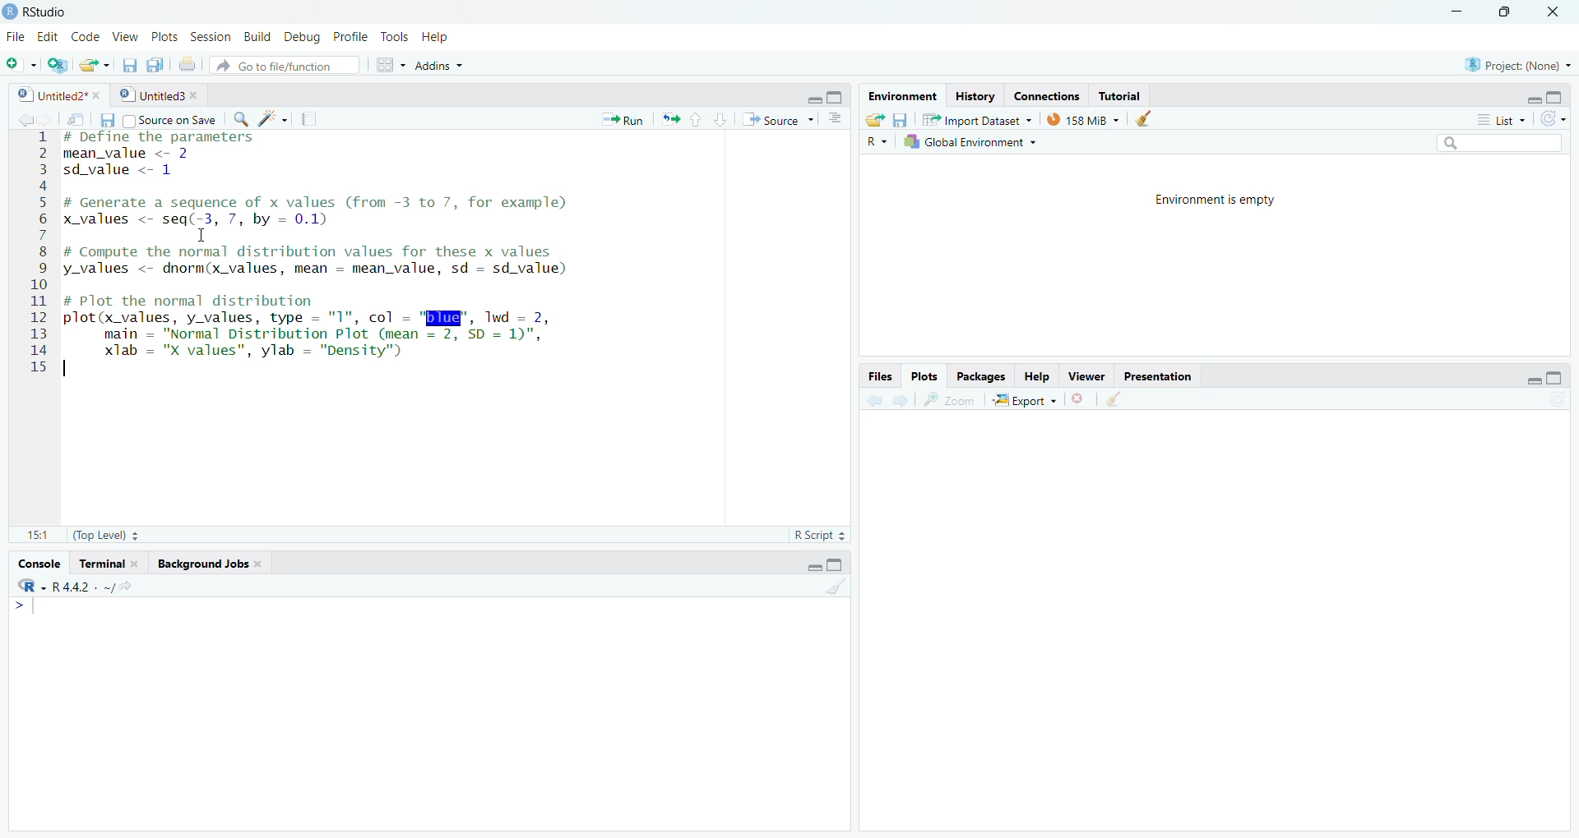  What do you see at coordinates (976, 119) in the screenshot?
I see `“Import Dataset ~` at bounding box center [976, 119].